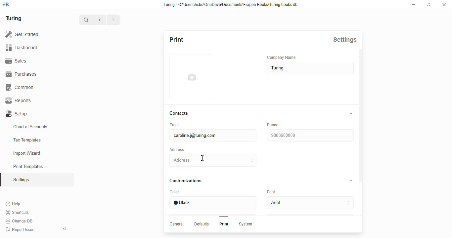 The height and width of the screenshot is (238, 452). Describe the element at coordinates (6, 4) in the screenshot. I see `FB-logo` at that location.